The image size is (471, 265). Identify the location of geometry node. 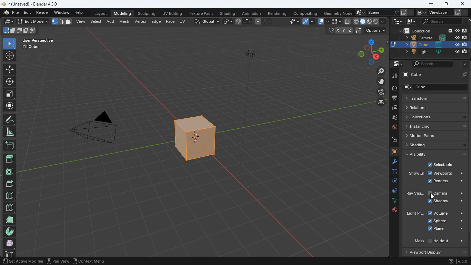
(337, 13).